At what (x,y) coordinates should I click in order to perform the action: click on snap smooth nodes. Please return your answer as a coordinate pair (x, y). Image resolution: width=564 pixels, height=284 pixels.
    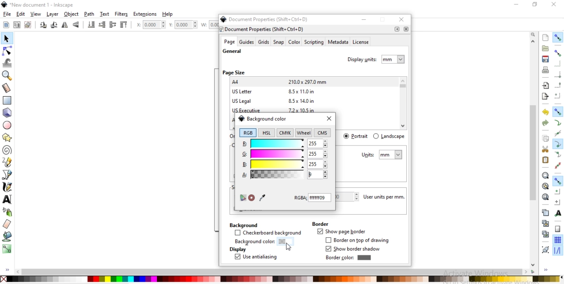
    Looking at the image, I should click on (557, 155).